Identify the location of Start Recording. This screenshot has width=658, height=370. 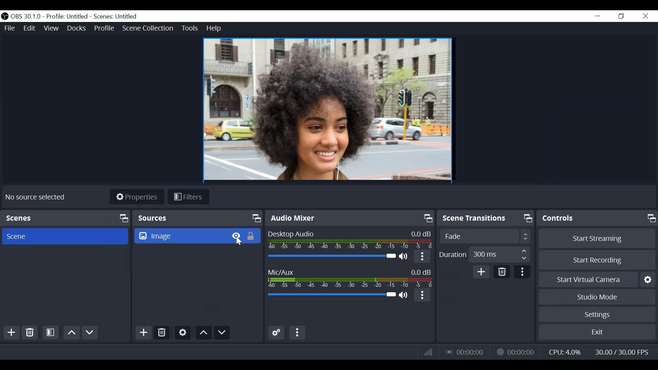
(597, 261).